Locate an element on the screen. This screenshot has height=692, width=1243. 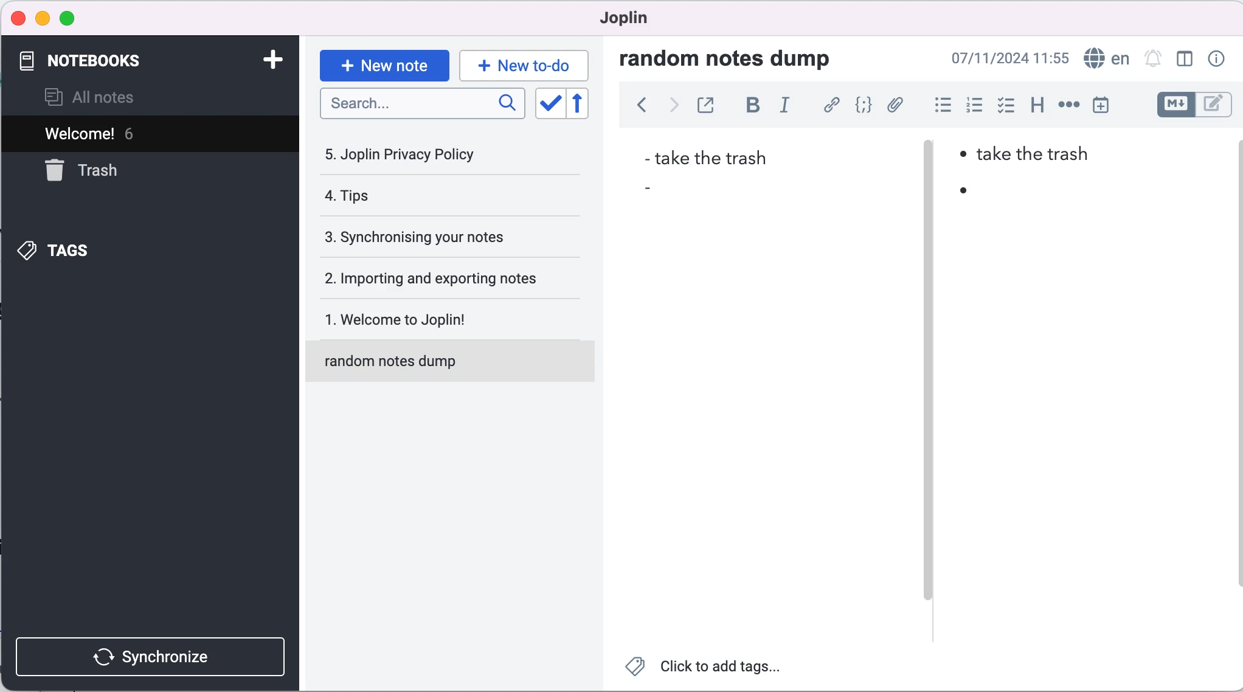
toggle external editing is located at coordinates (705, 106).